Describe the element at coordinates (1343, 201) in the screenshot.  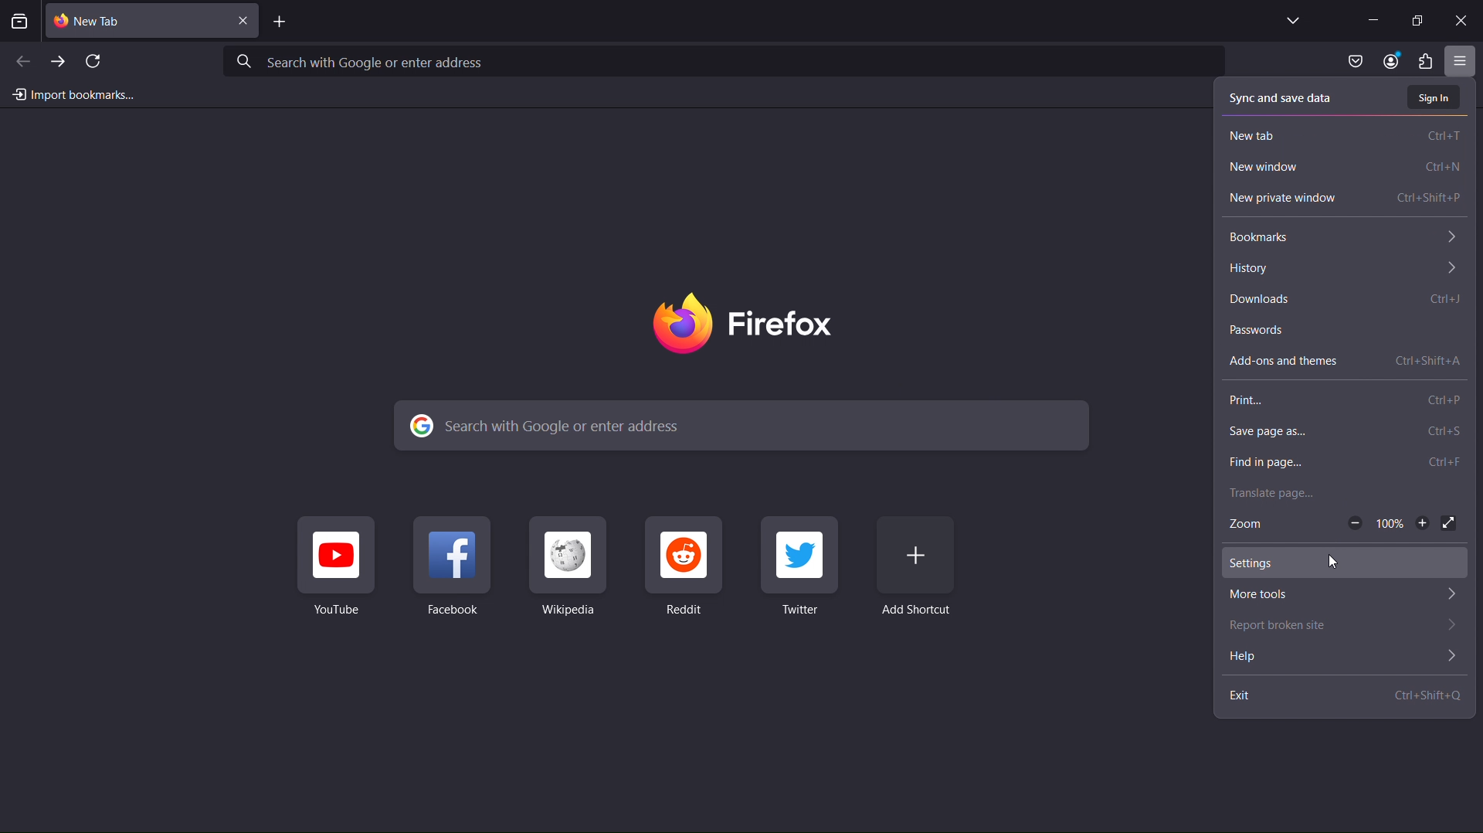
I see `New Private Window` at that location.